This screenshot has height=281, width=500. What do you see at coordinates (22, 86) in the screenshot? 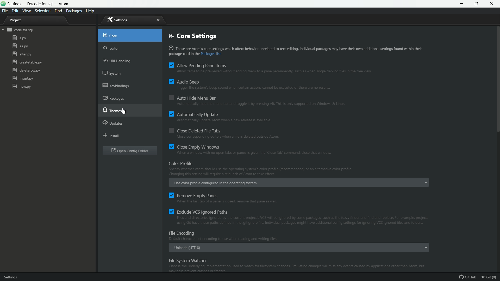
I see `new.py file` at bounding box center [22, 86].